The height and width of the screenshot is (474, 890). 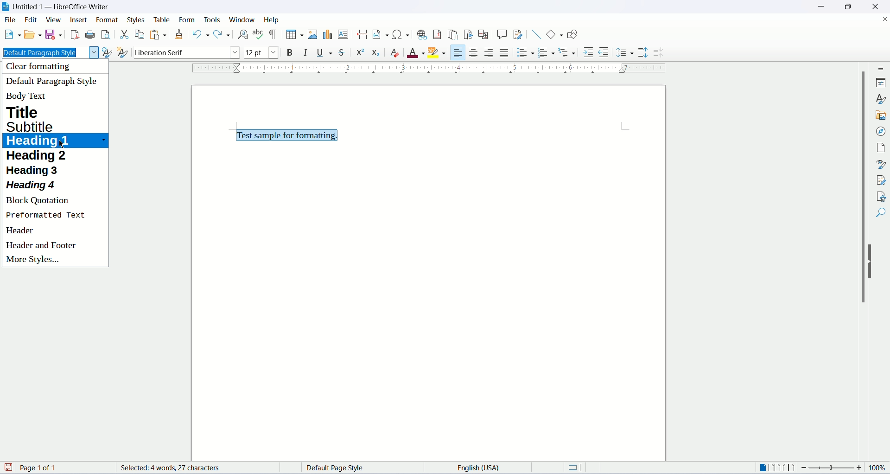 What do you see at coordinates (26, 98) in the screenshot?
I see `body text` at bounding box center [26, 98].